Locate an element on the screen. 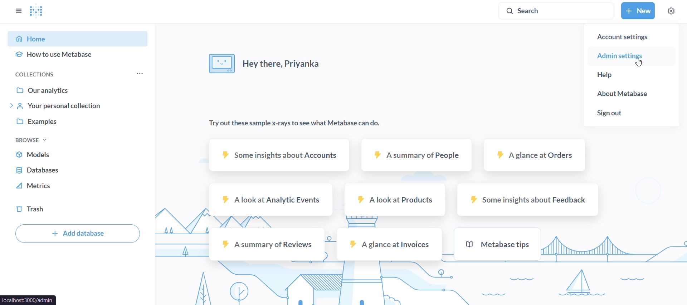 The image size is (687, 305). more is located at coordinates (138, 74).